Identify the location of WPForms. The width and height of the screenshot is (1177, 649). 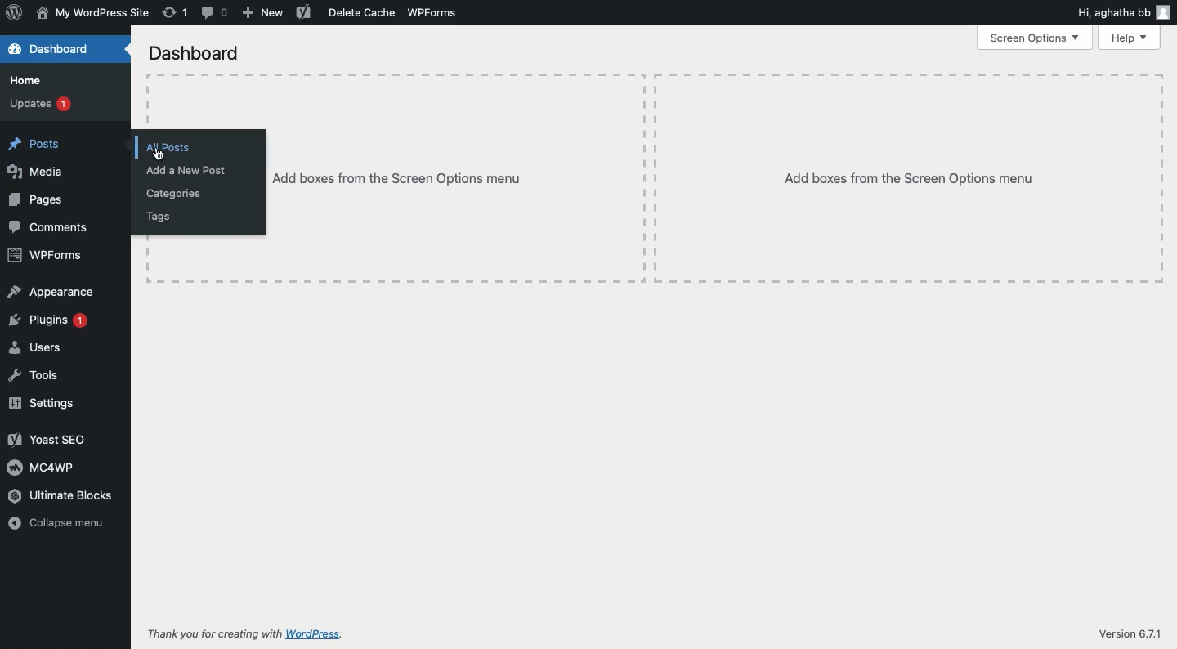
(435, 11).